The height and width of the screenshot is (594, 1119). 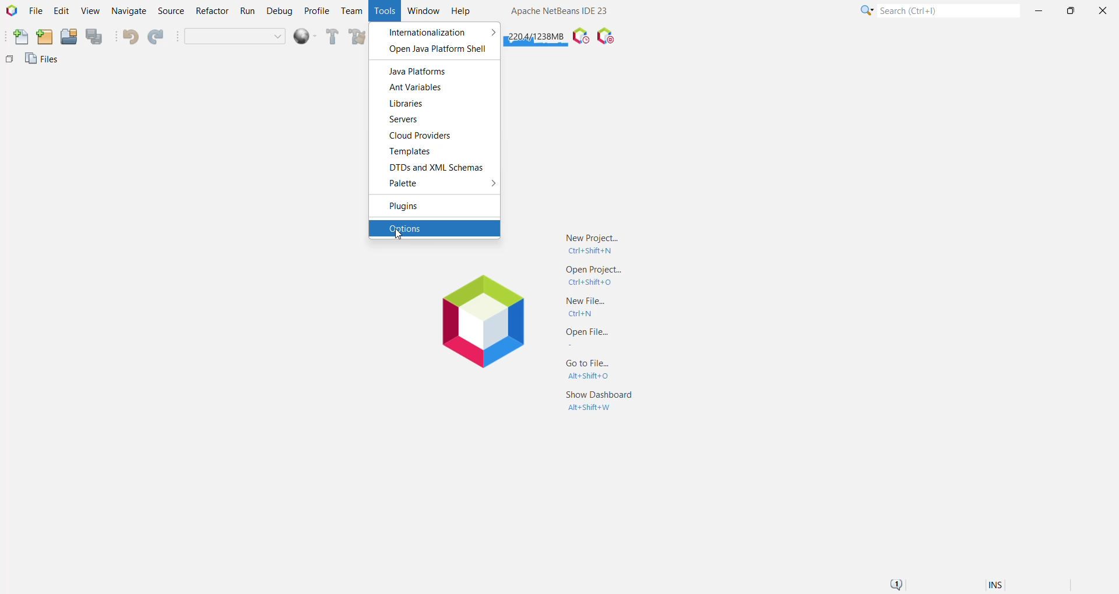 I want to click on File, so click(x=36, y=11).